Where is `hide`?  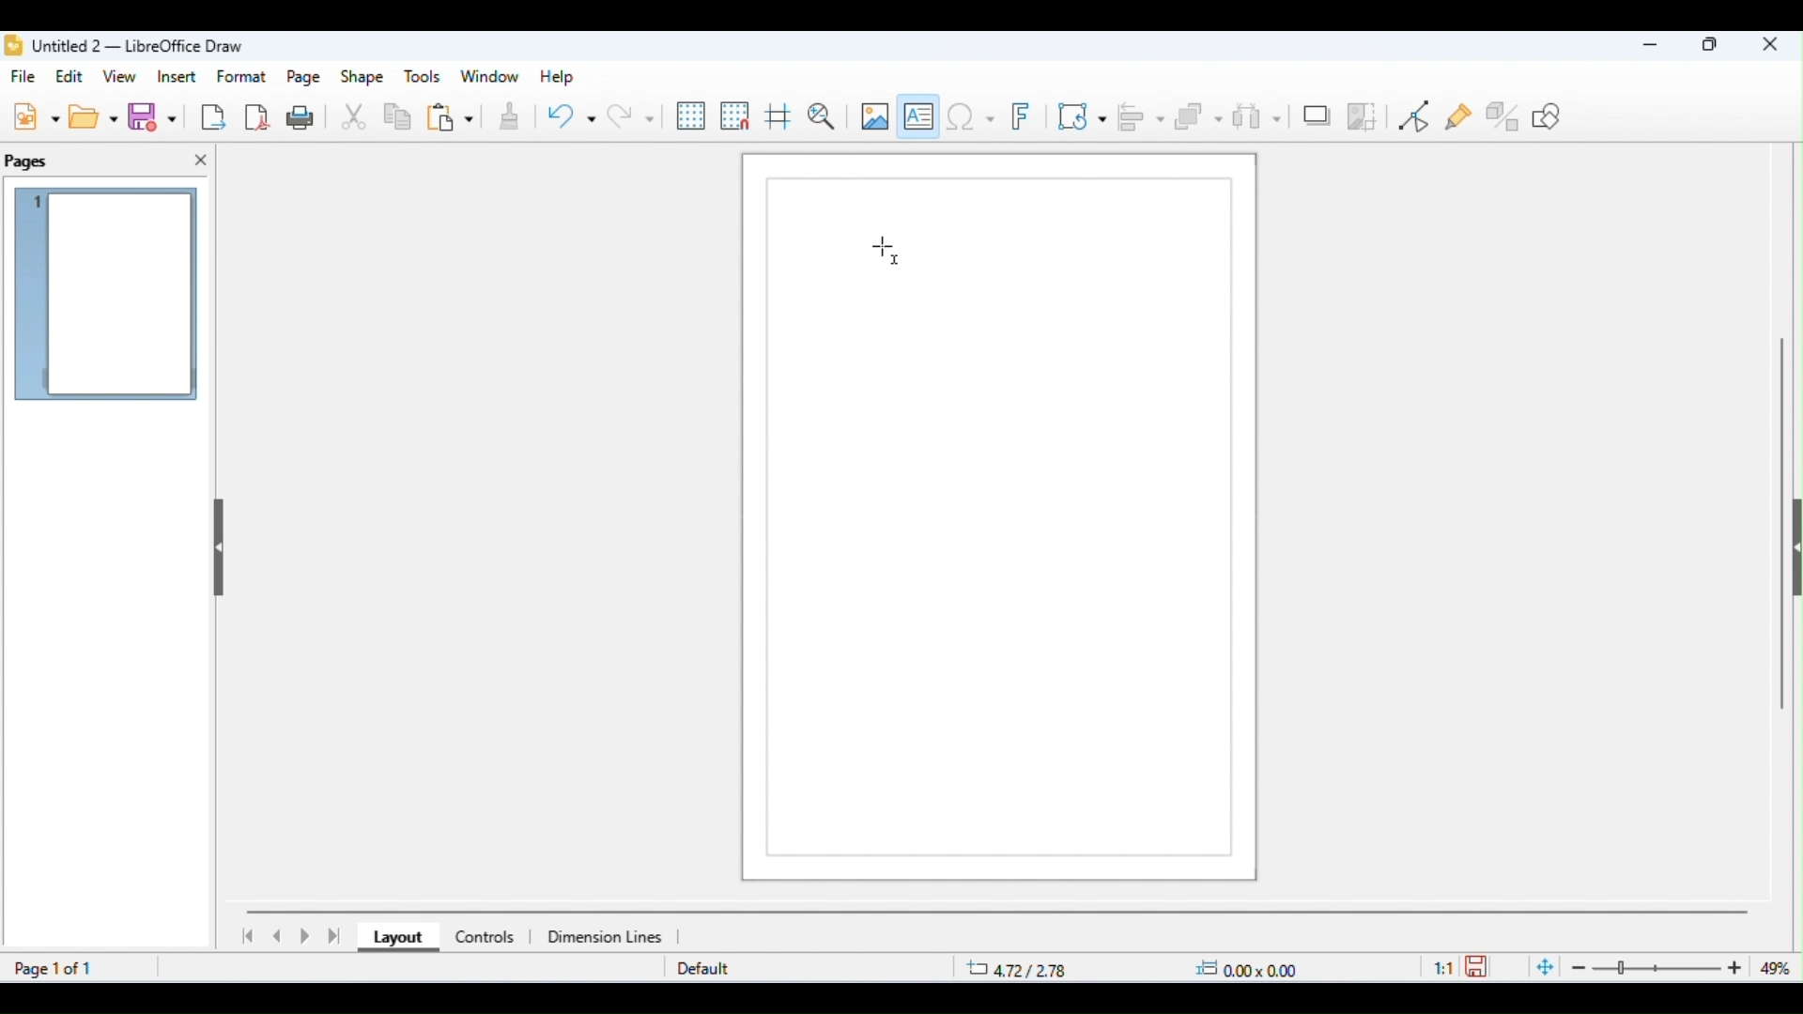
hide is located at coordinates (1792, 552).